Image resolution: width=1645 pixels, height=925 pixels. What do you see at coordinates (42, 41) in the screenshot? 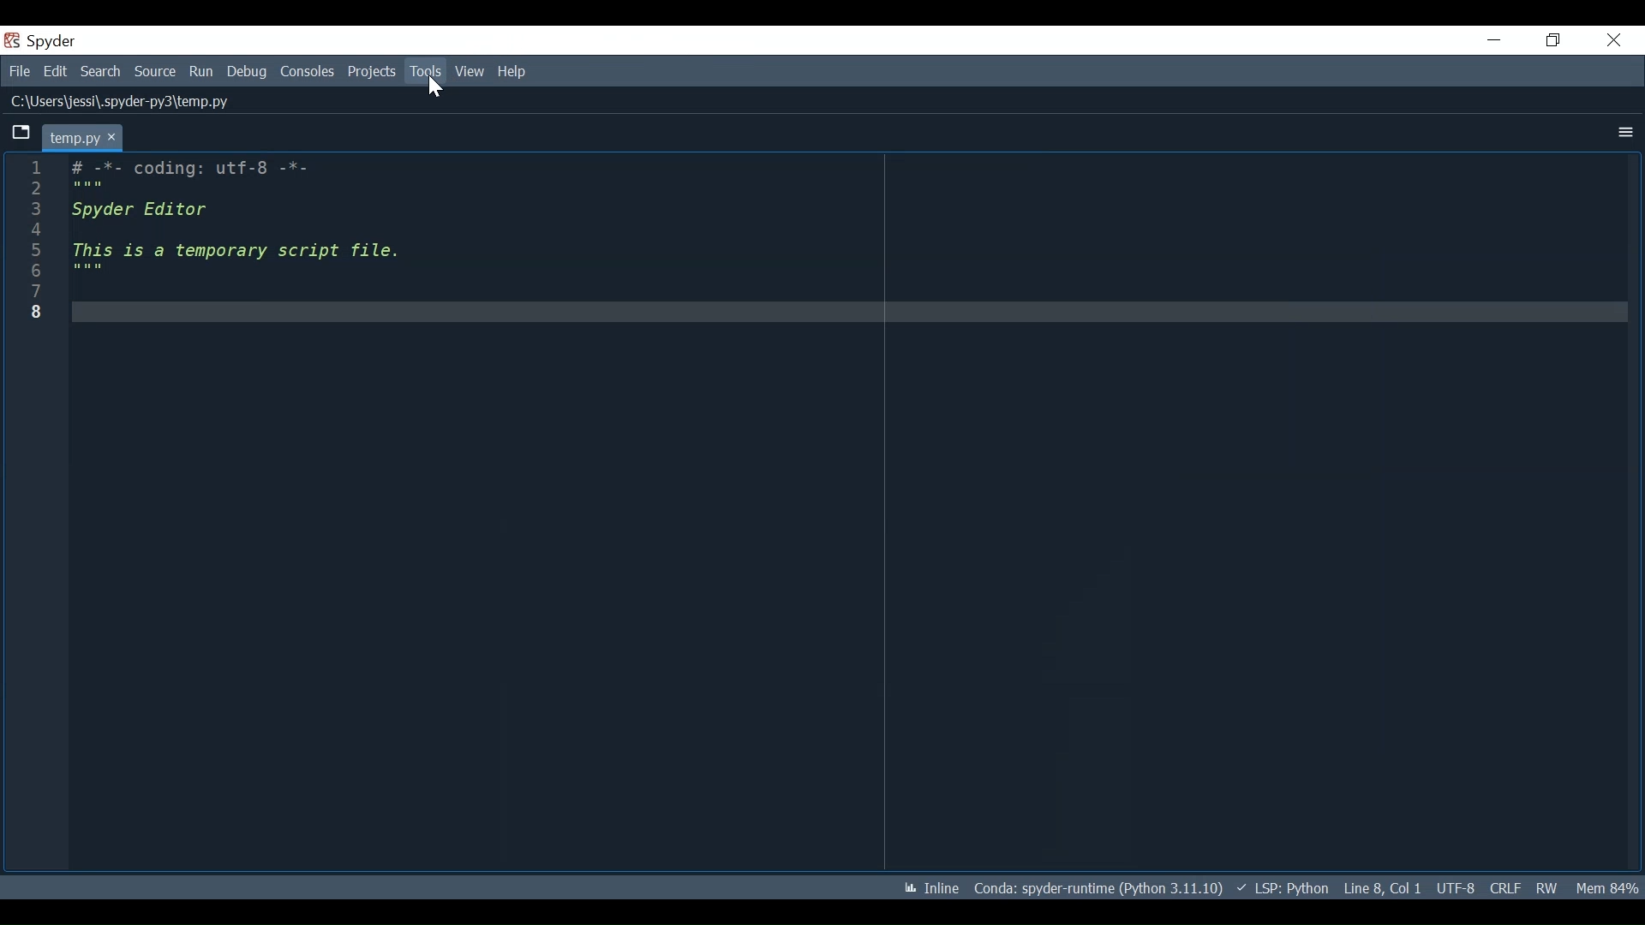
I see `Spyder Desktop Icon` at bounding box center [42, 41].